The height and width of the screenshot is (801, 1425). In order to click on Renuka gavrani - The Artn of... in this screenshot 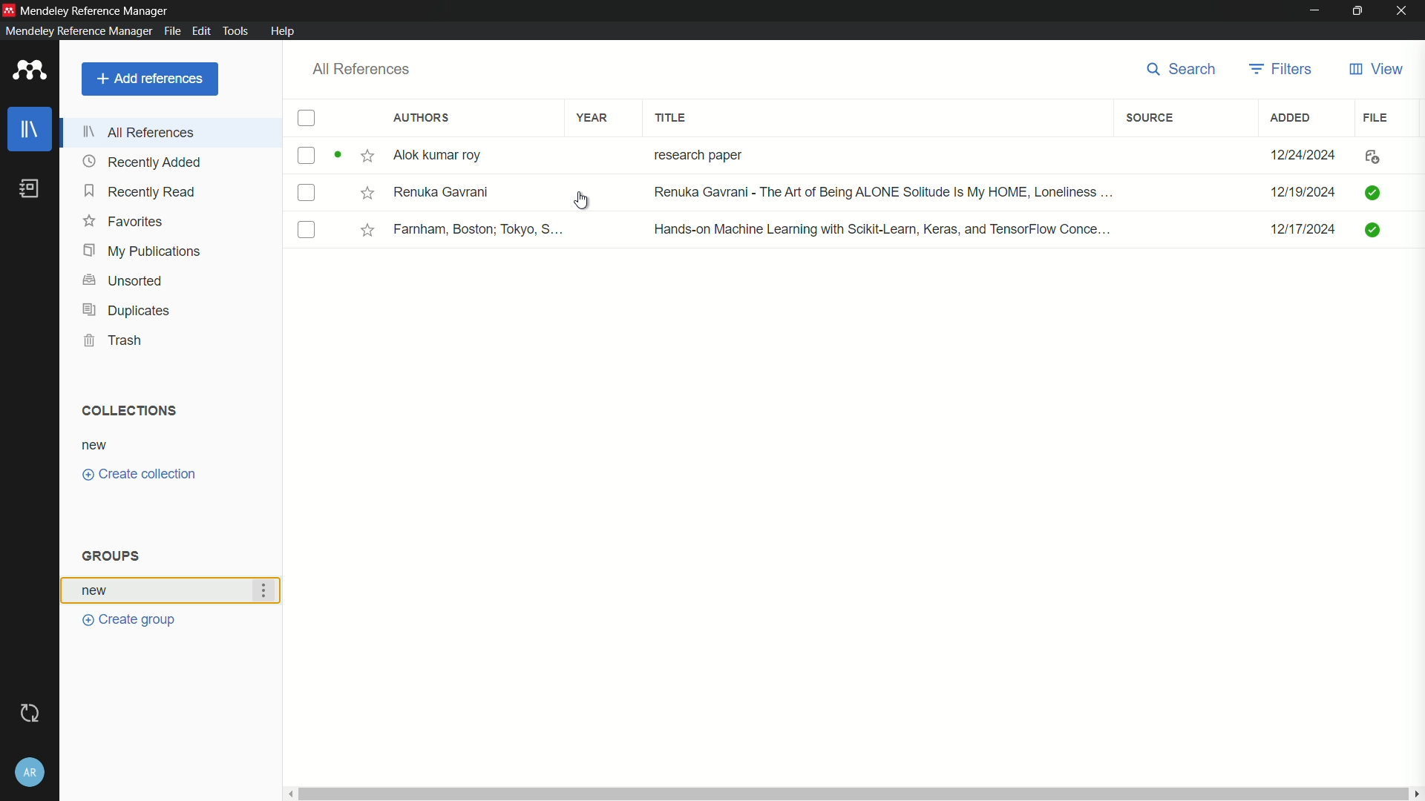, I will do `click(878, 194)`.